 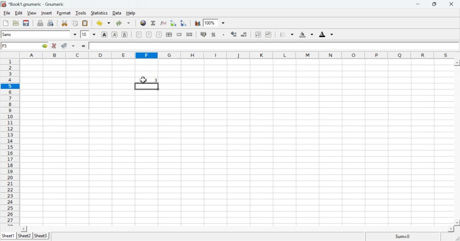 What do you see at coordinates (146, 86) in the screenshot?
I see `selected cell` at bounding box center [146, 86].